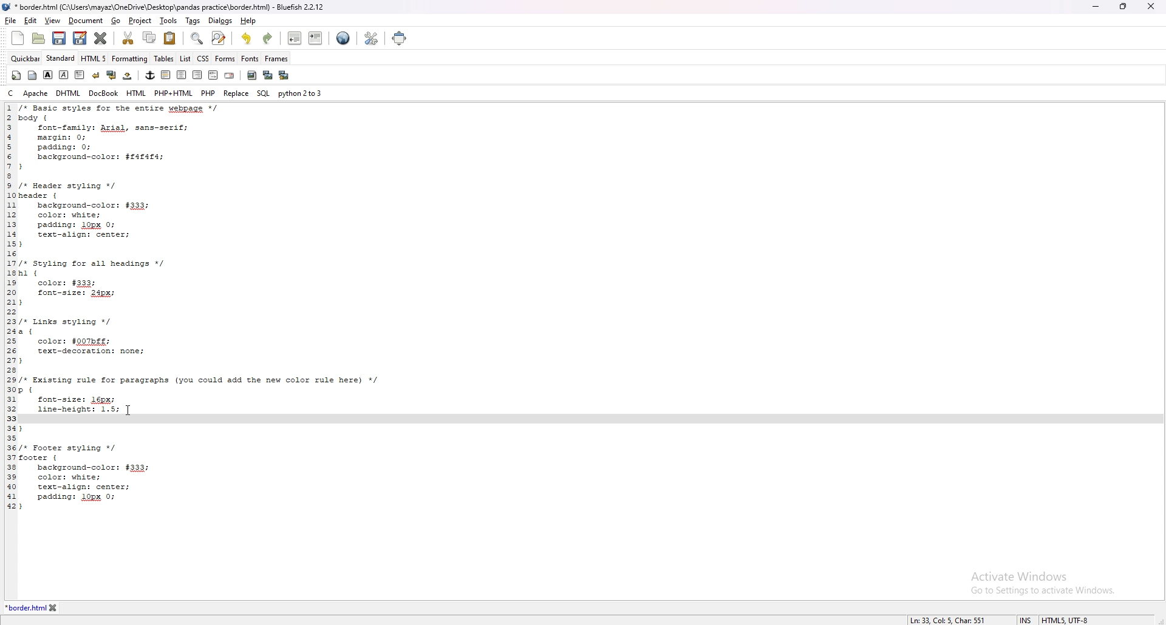 The height and width of the screenshot is (625, 1166). I want to click on quickstart, so click(17, 75).